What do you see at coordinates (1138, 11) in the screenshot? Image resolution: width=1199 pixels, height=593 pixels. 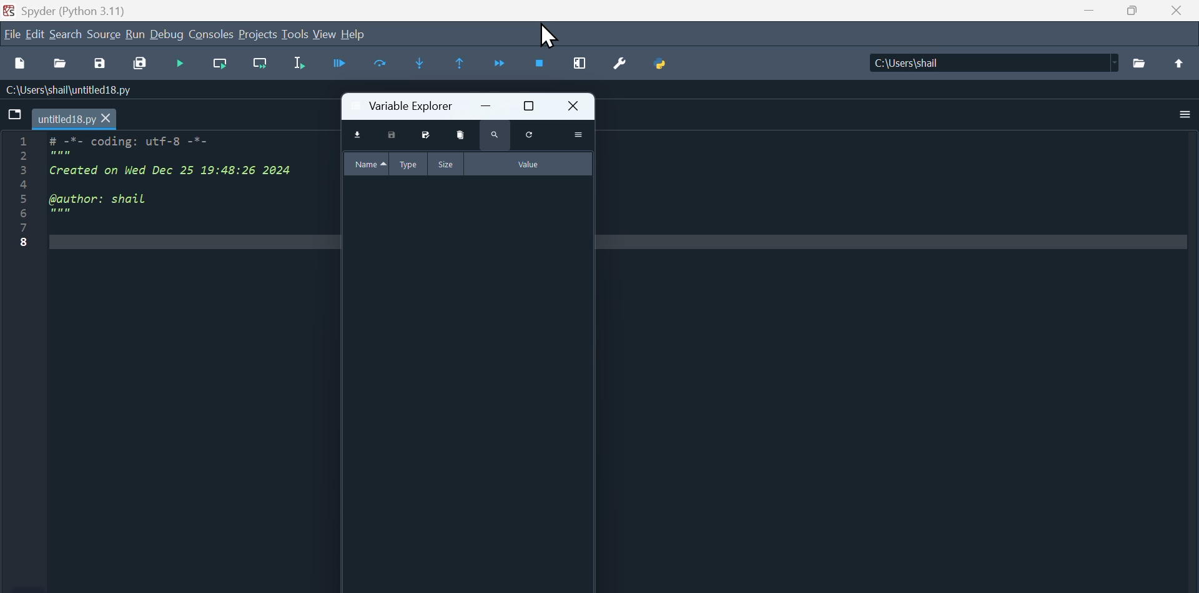 I see `Maximize` at bounding box center [1138, 11].